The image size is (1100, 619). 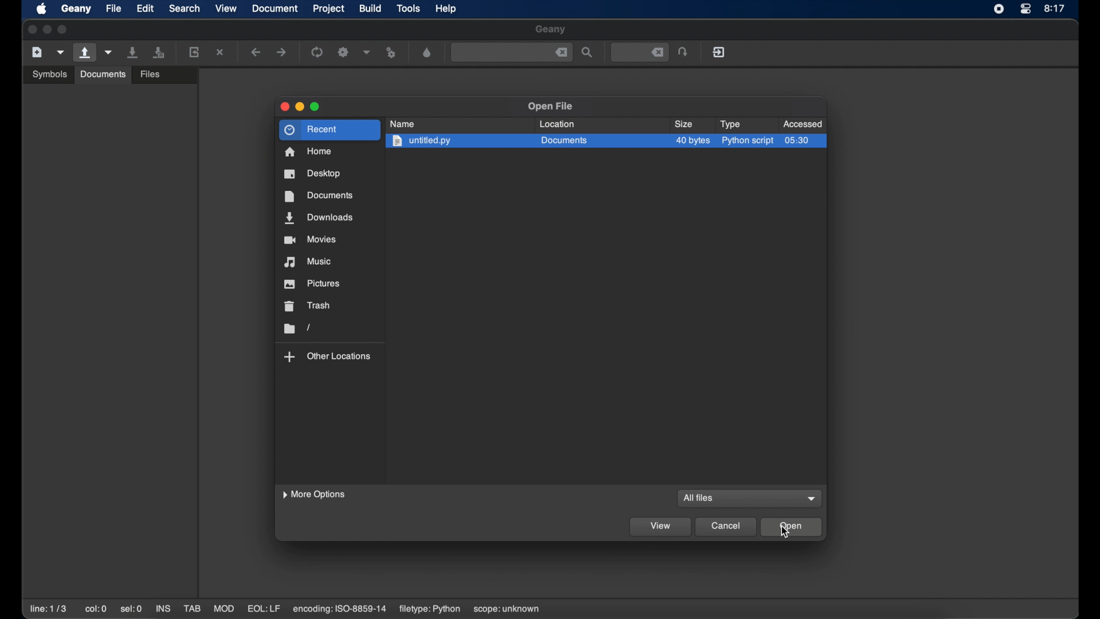 What do you see at coordinates (1055, 8) in the screenshot?
I see `time` at bounding box center [1055, 8].